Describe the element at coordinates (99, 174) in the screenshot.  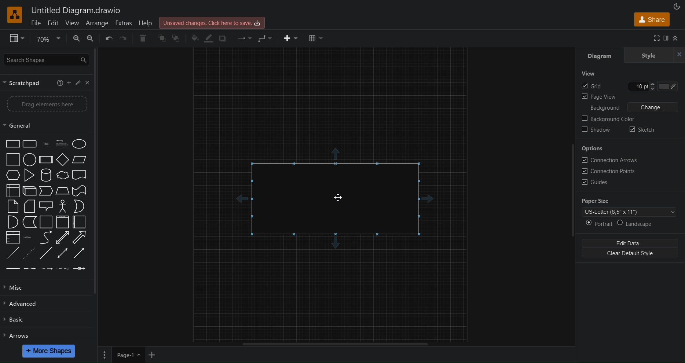
I see `Scrollbar` at that location.